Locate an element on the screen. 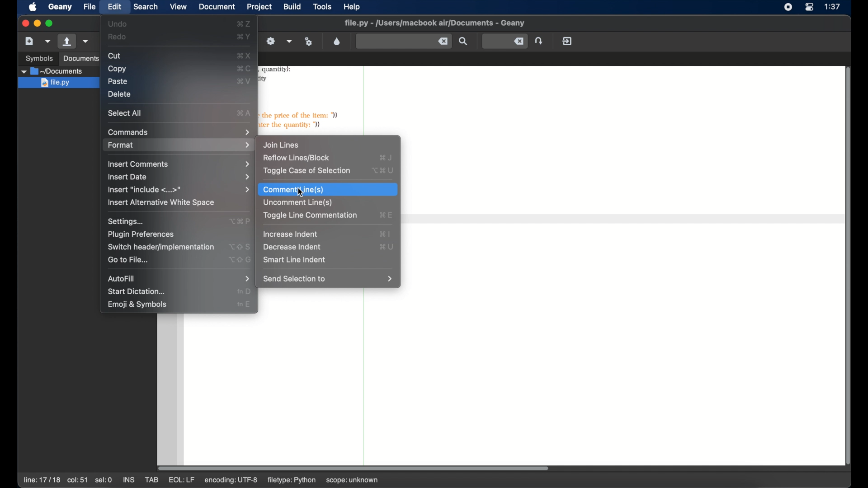 Image resolution: width=868 pixels, height=488 pixels. cut is located at coordinates (115, 56).